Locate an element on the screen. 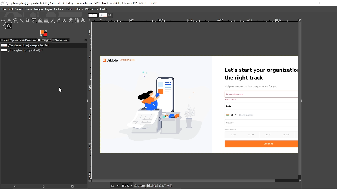 The height and width of the screenshot is (189, 337). Configure this tab is located at coordinates (85, 40).